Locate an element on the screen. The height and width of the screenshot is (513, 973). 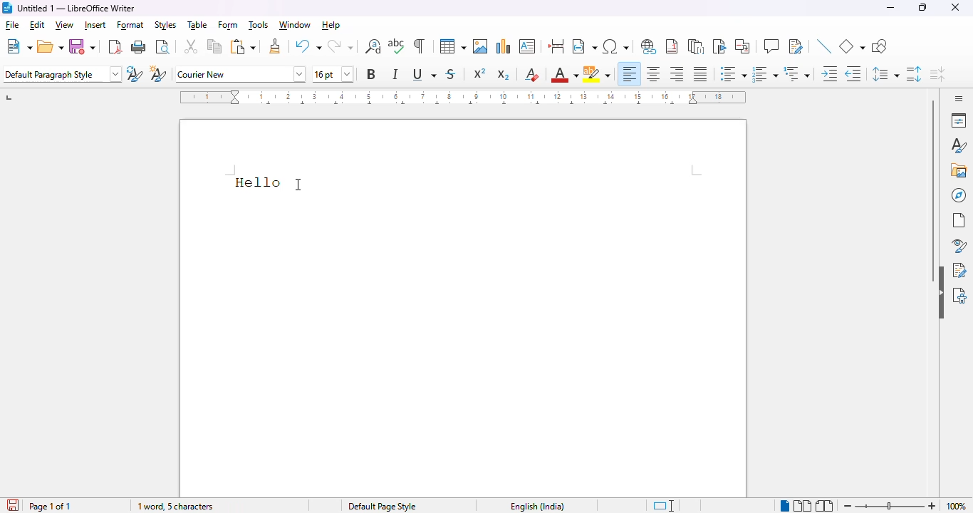
default page style is located at coordinates (383, 507).